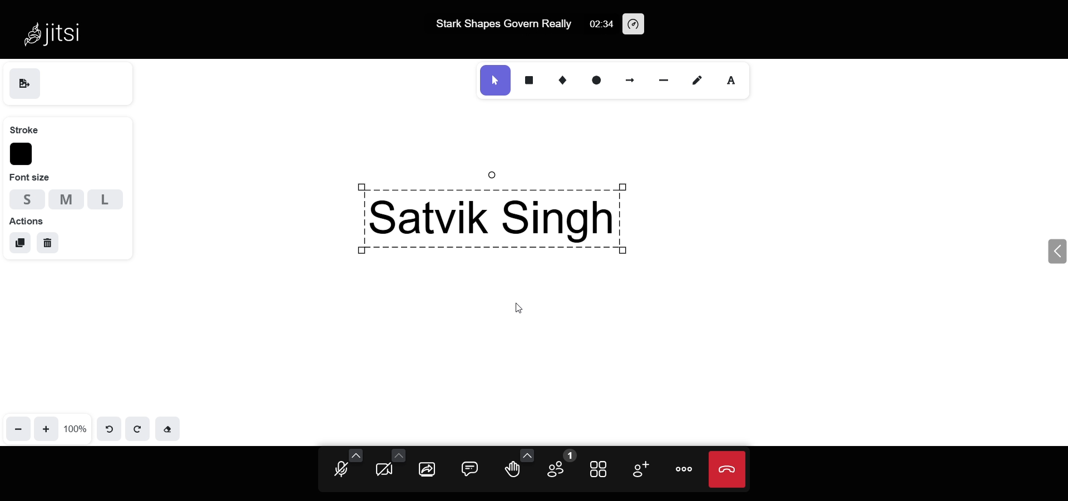 The width and height of the screenshot is (1068, 501). What do you see at coordinates (600, 468) in the screenshot?
I see `tile view` at bounding box center [600, 468].